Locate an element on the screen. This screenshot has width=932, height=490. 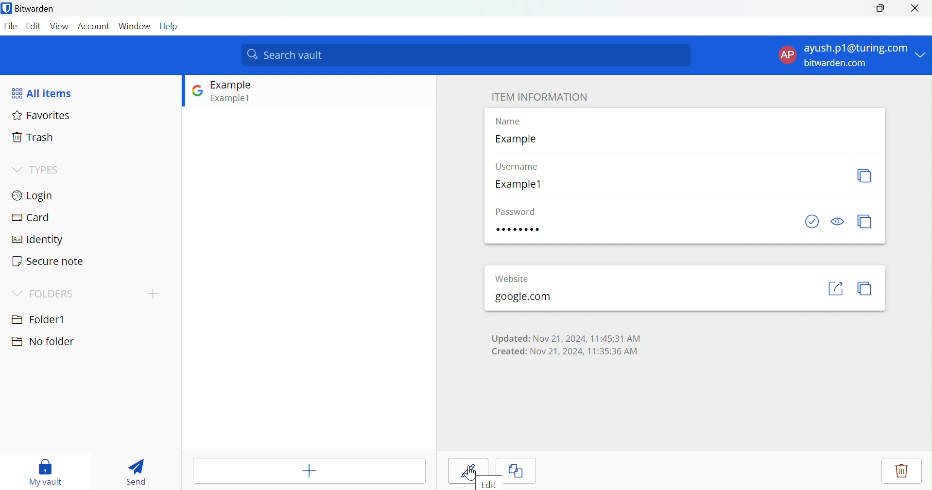
Favorites is located at coordinates (43, 117).